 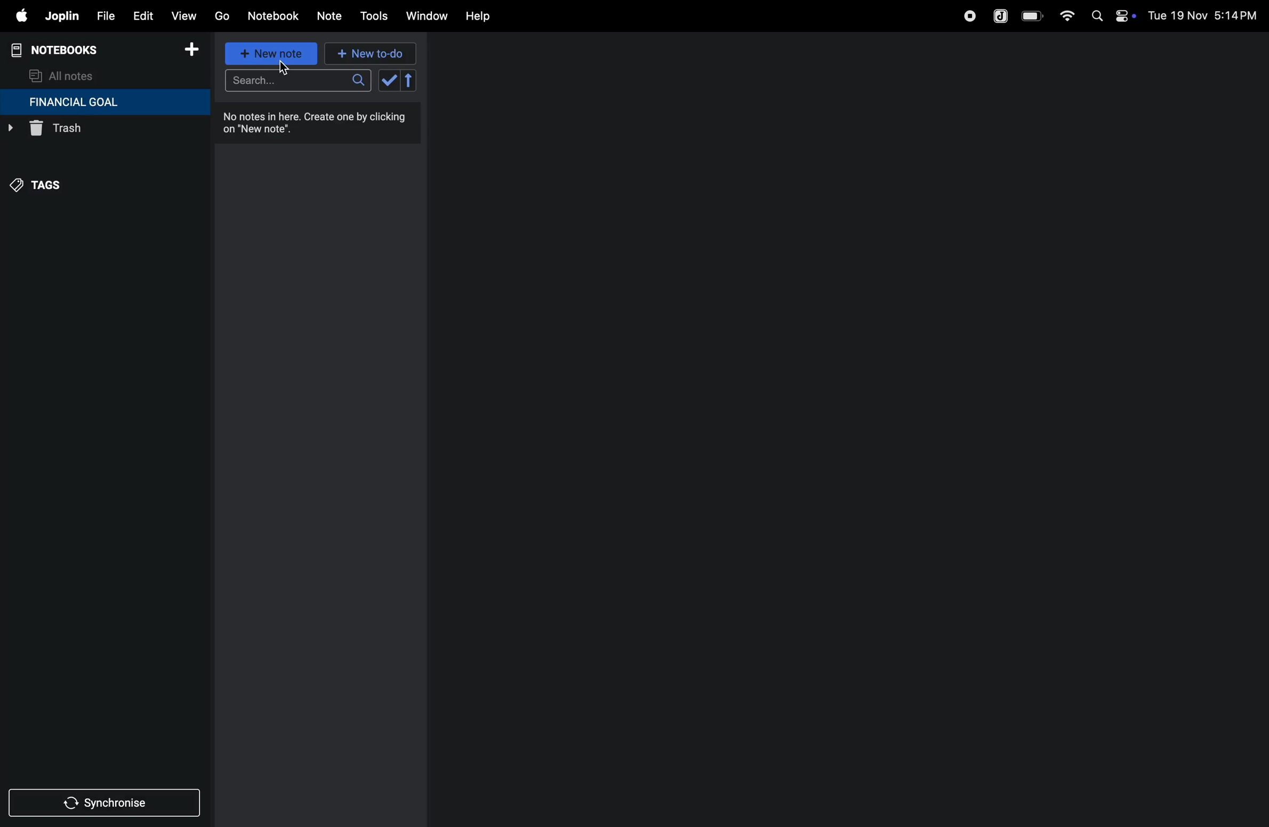 I want to click on battery, so click(x=1033, y=16).